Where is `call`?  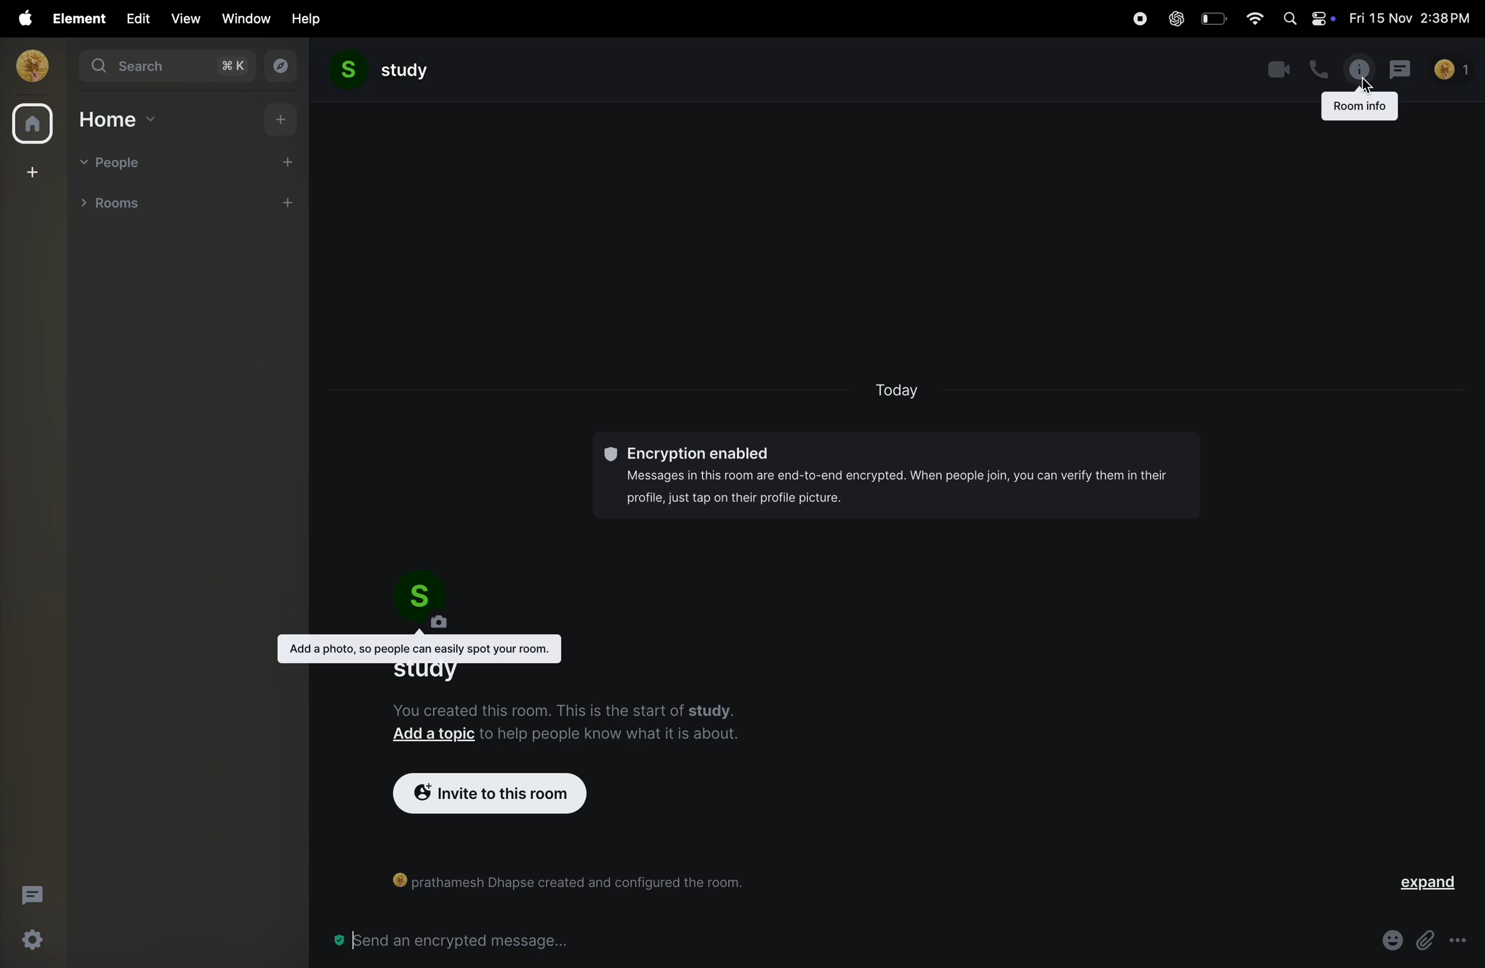
call is located at coordinates (1320, 70).